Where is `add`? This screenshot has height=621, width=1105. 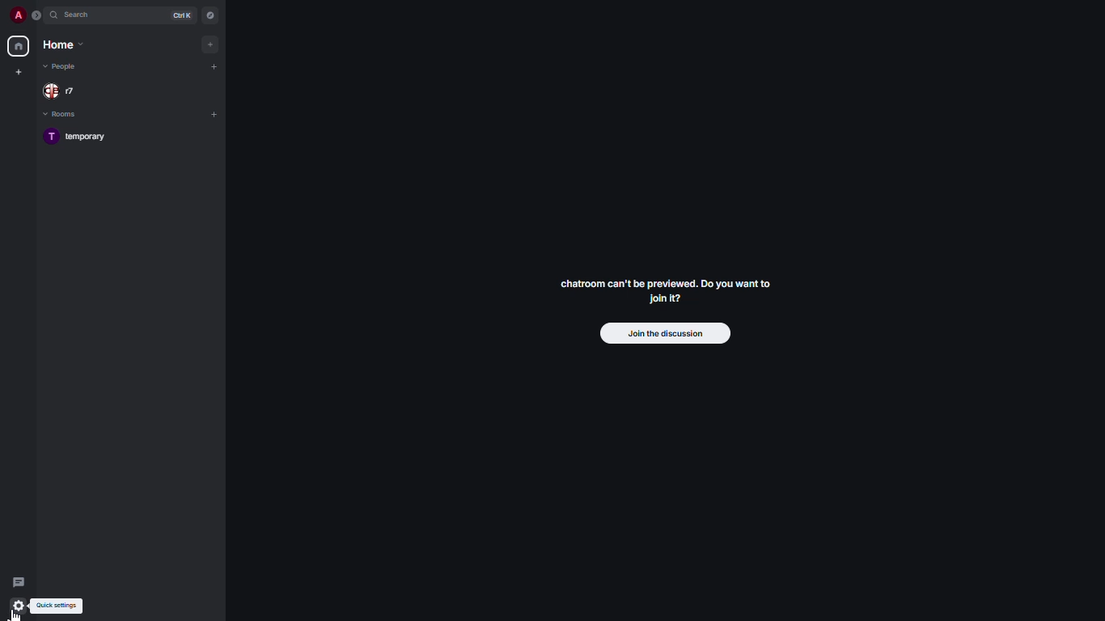
add is located at coordinates (211, 44).